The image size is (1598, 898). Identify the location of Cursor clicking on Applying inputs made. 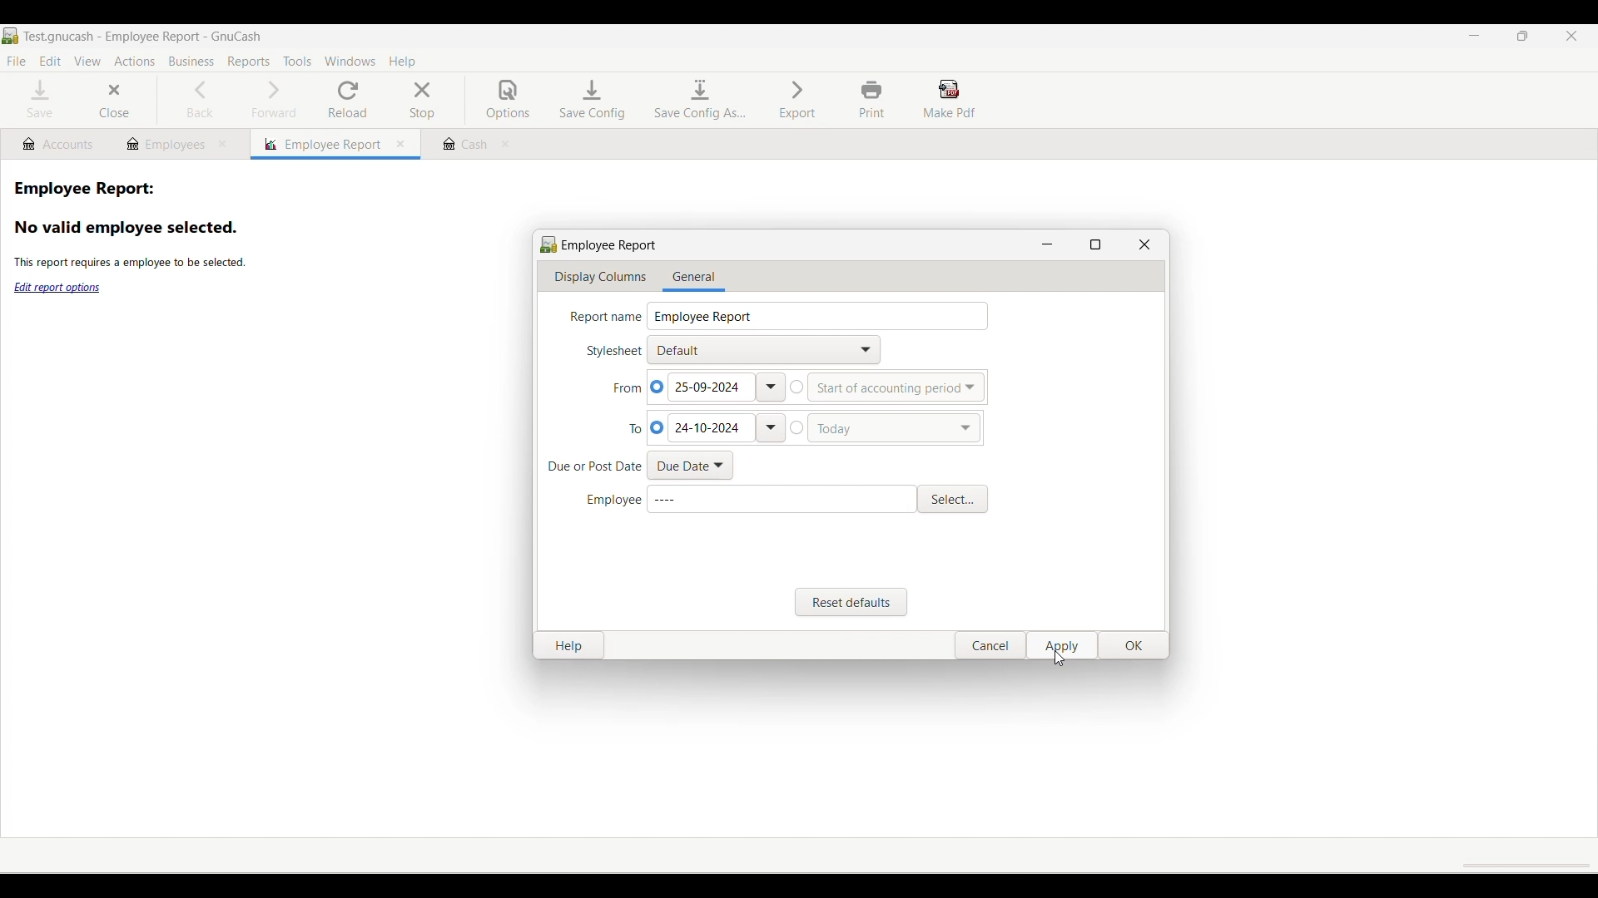
(1060, 659).